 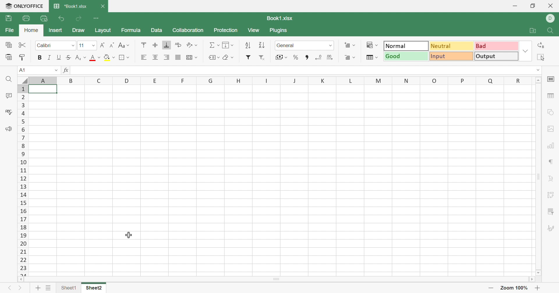 I want to click on 13, so click(x=25, y=187).